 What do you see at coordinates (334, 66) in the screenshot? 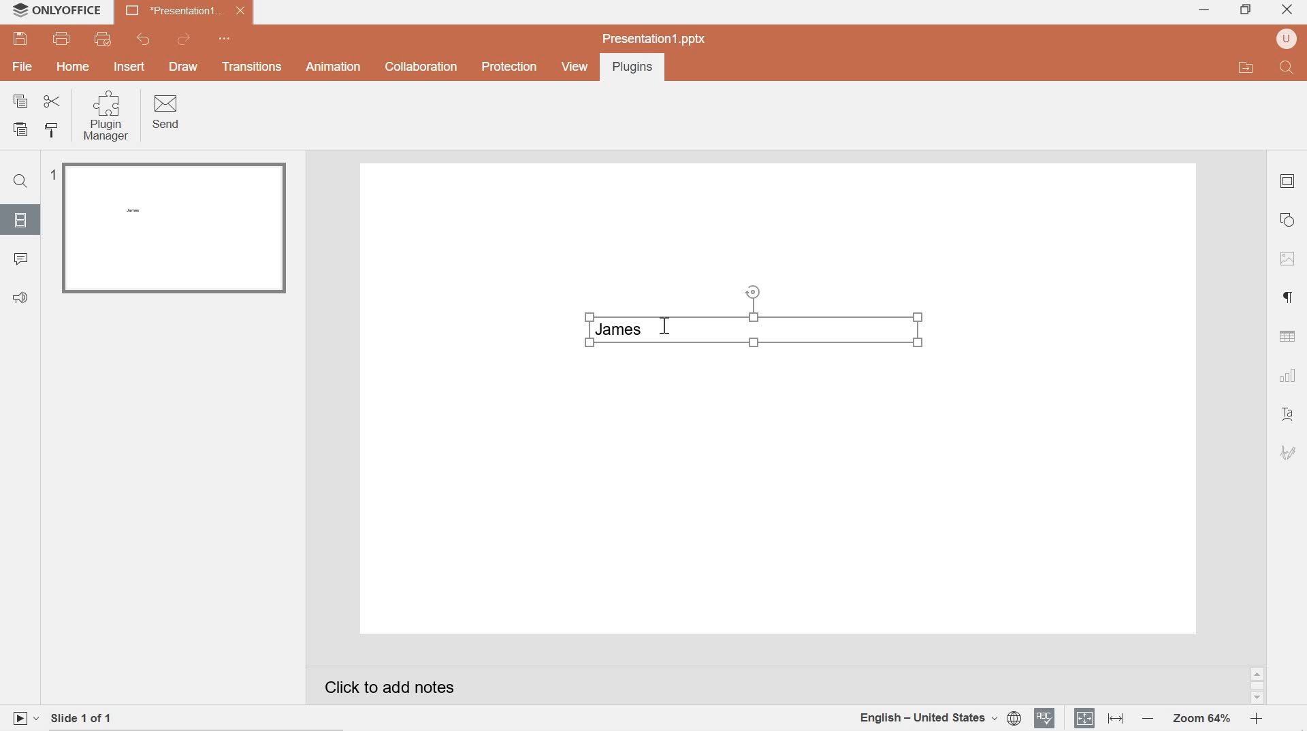
I see `Animation` at bounding box center [334, 66].